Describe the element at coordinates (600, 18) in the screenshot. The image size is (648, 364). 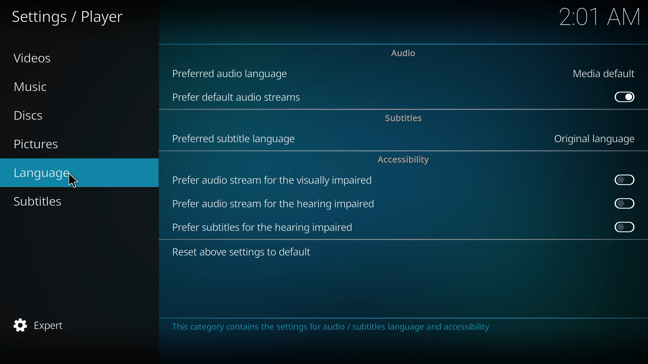
I see `time` at that location.